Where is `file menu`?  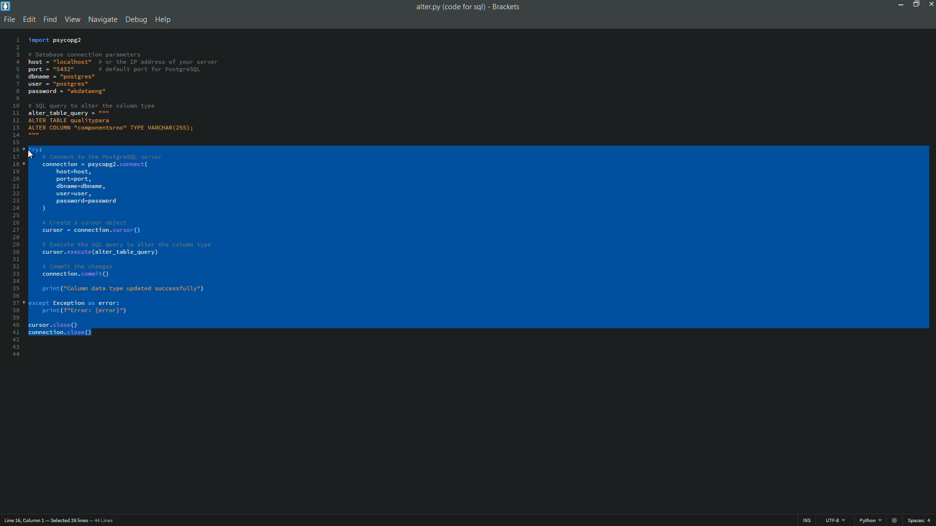 file menu is located at coordinates (8, 19).